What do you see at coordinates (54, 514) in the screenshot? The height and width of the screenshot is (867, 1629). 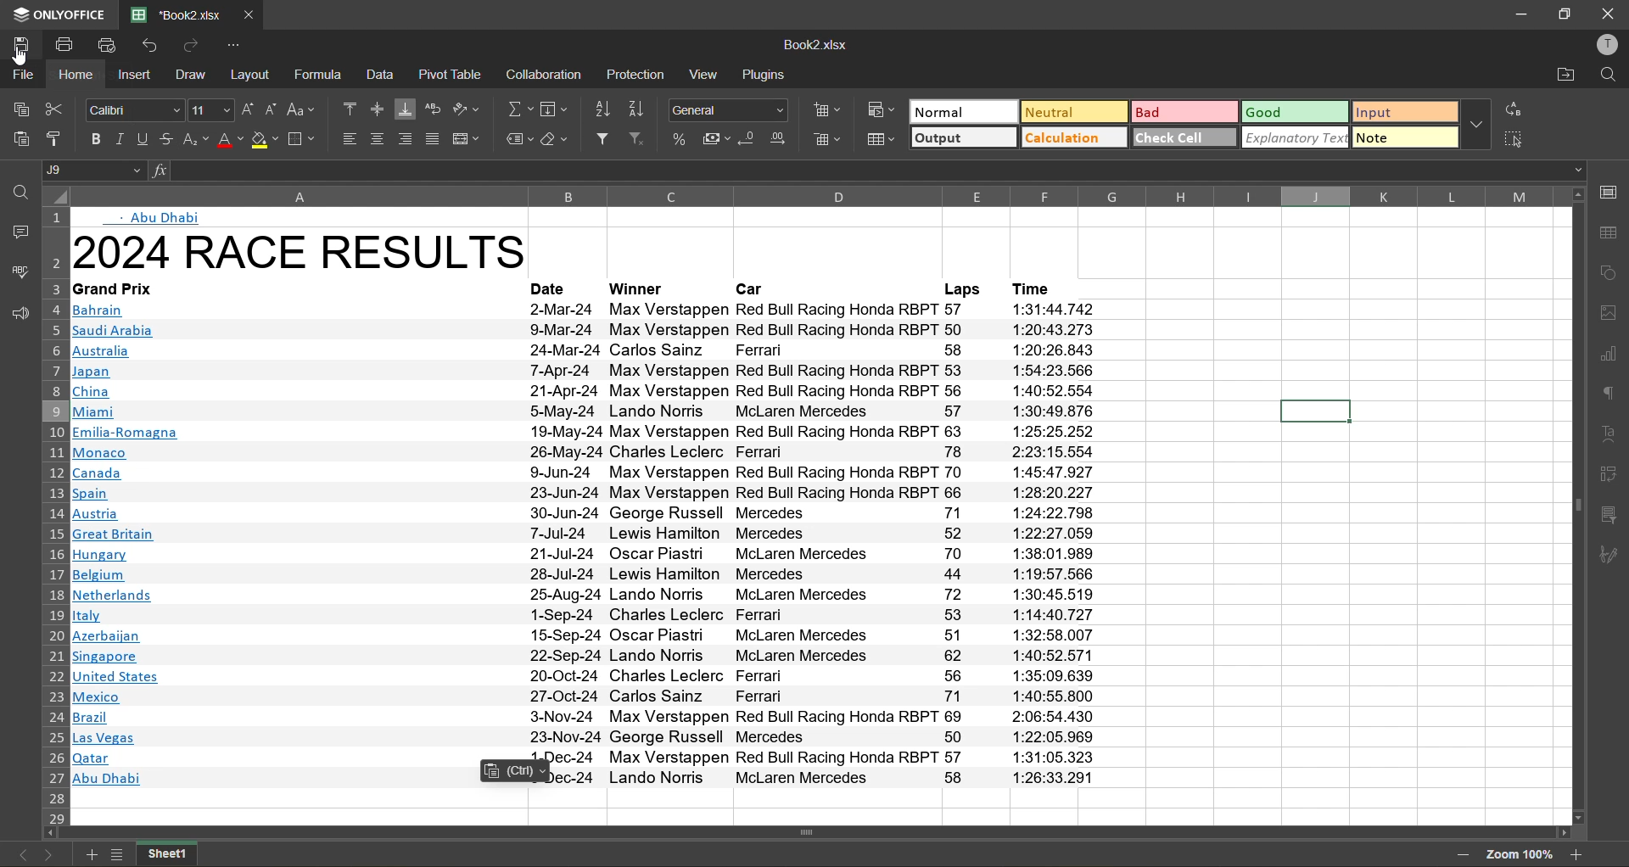 I see `row number` at bounding box center [54, 514].